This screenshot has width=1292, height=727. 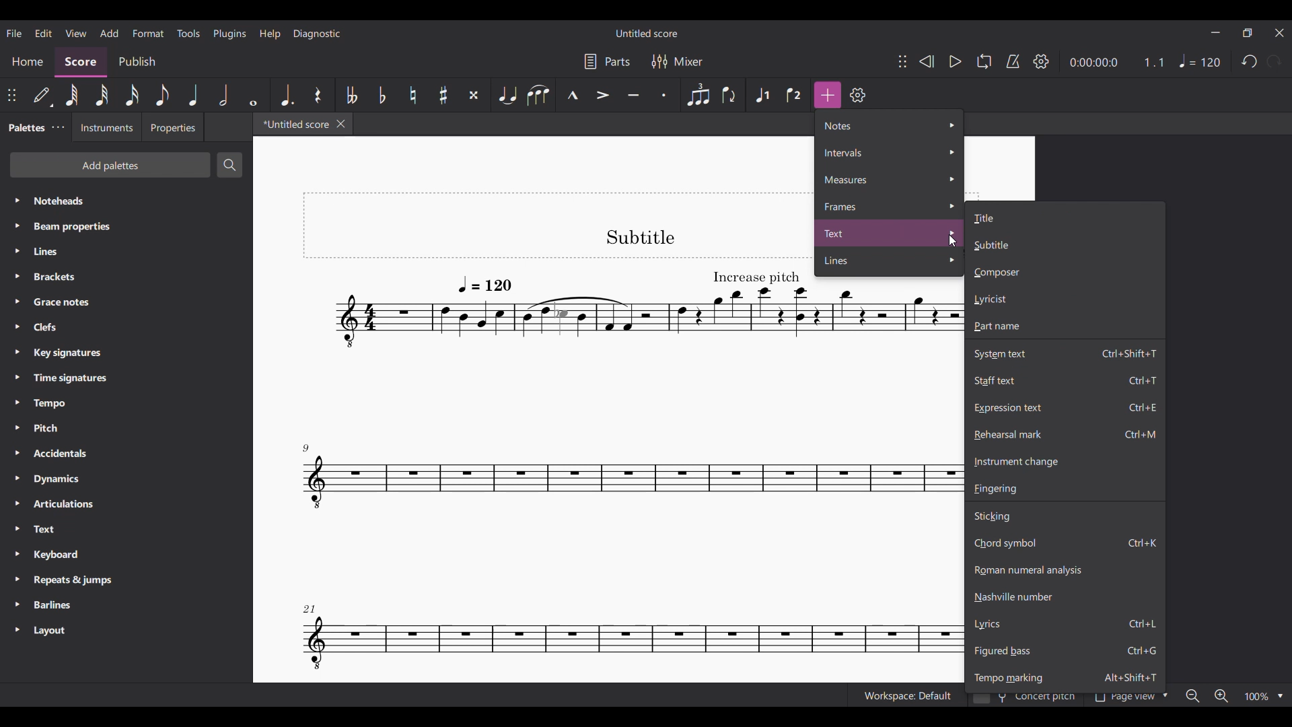 What do you see at coordinates (1153, 62) in the screenshot?
I see `Current ratio` at bounding box center [1153, 62].